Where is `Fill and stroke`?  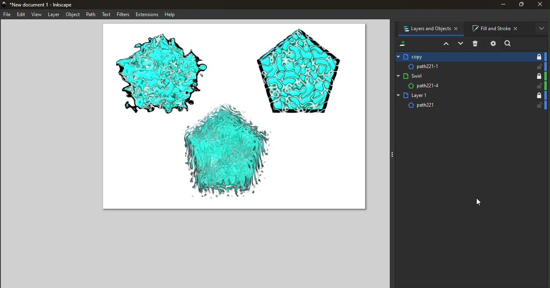 Fill and stroke is located at coordinates (498, 28).